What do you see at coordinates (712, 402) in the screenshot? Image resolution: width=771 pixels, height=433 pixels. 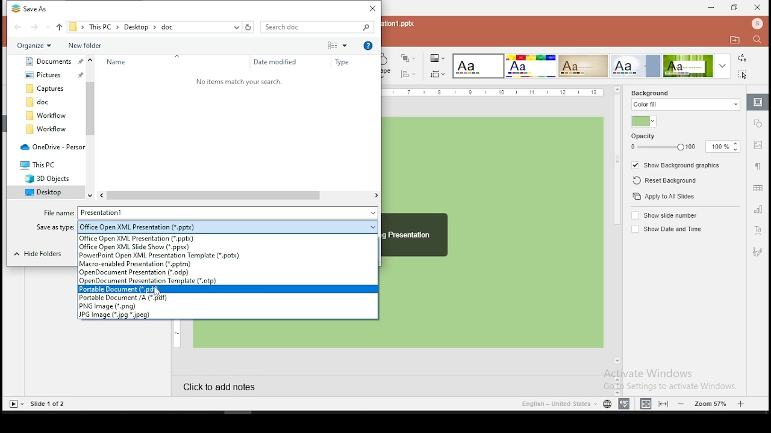 I see `zoom in/zoom out` at bounding box center [712, 402].